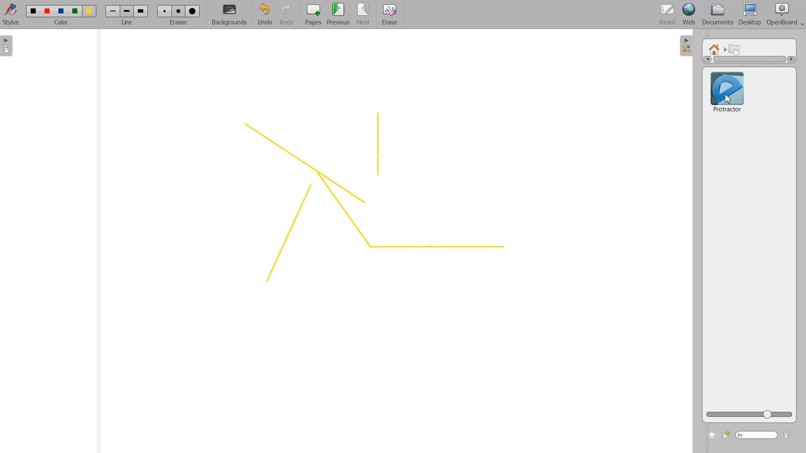 Image resolution: width=806 pixels, height=453 pixels. I want to click on Previous, so click(340, 15).